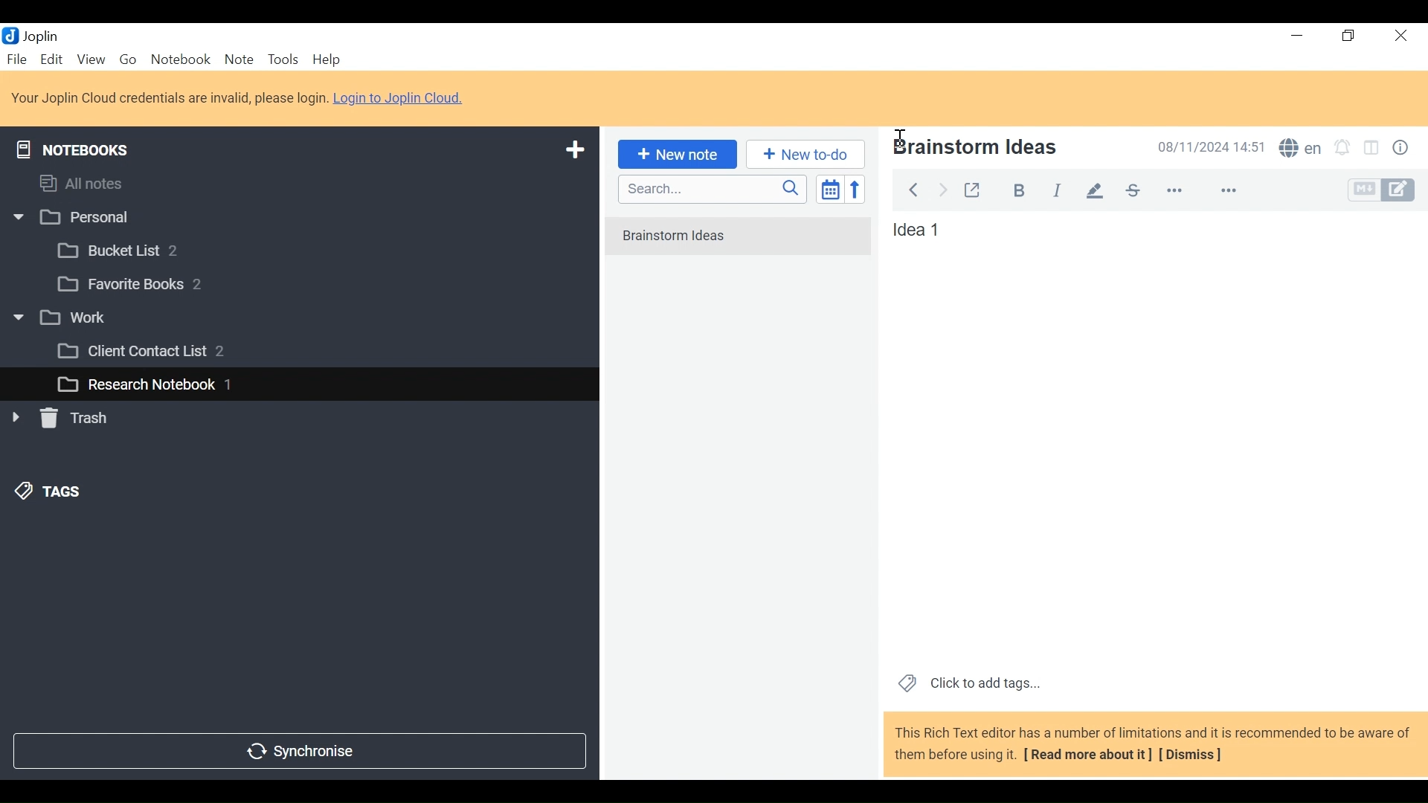 The width and height of the screenshot is (1428, 803). What do you see at coordinates (403, 98) in the screenshot?
I see `Login to Joplin Cloud` at bounding box center [403, 98].